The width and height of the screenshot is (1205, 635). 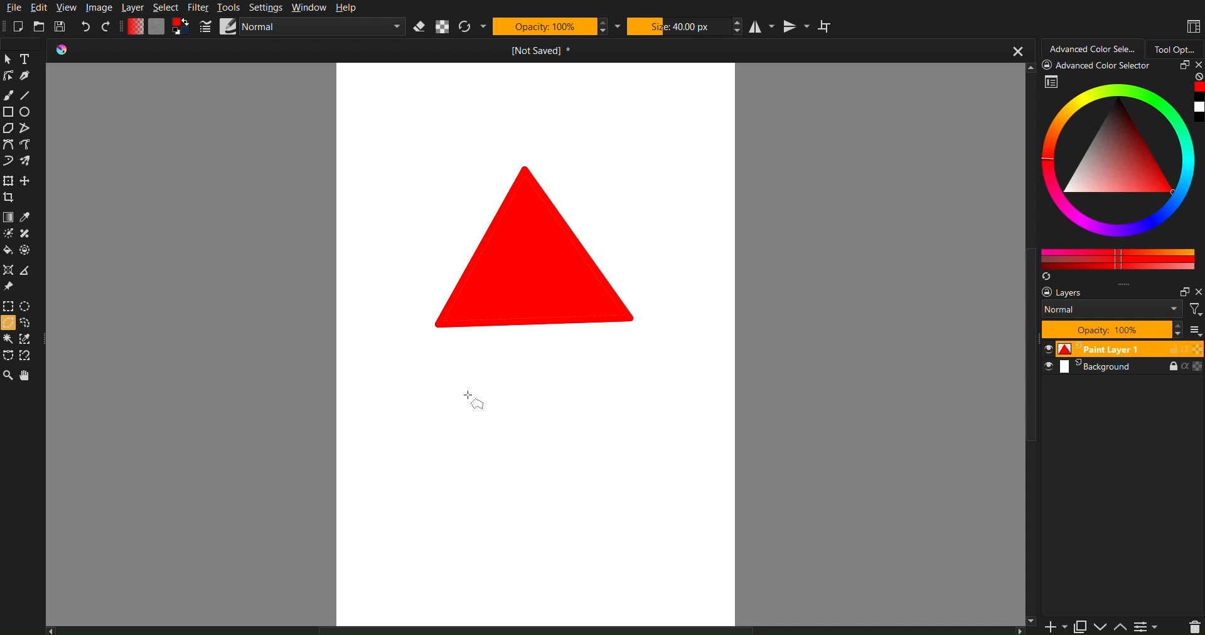 I want to click on Shapper, so click(x=8, y=270).